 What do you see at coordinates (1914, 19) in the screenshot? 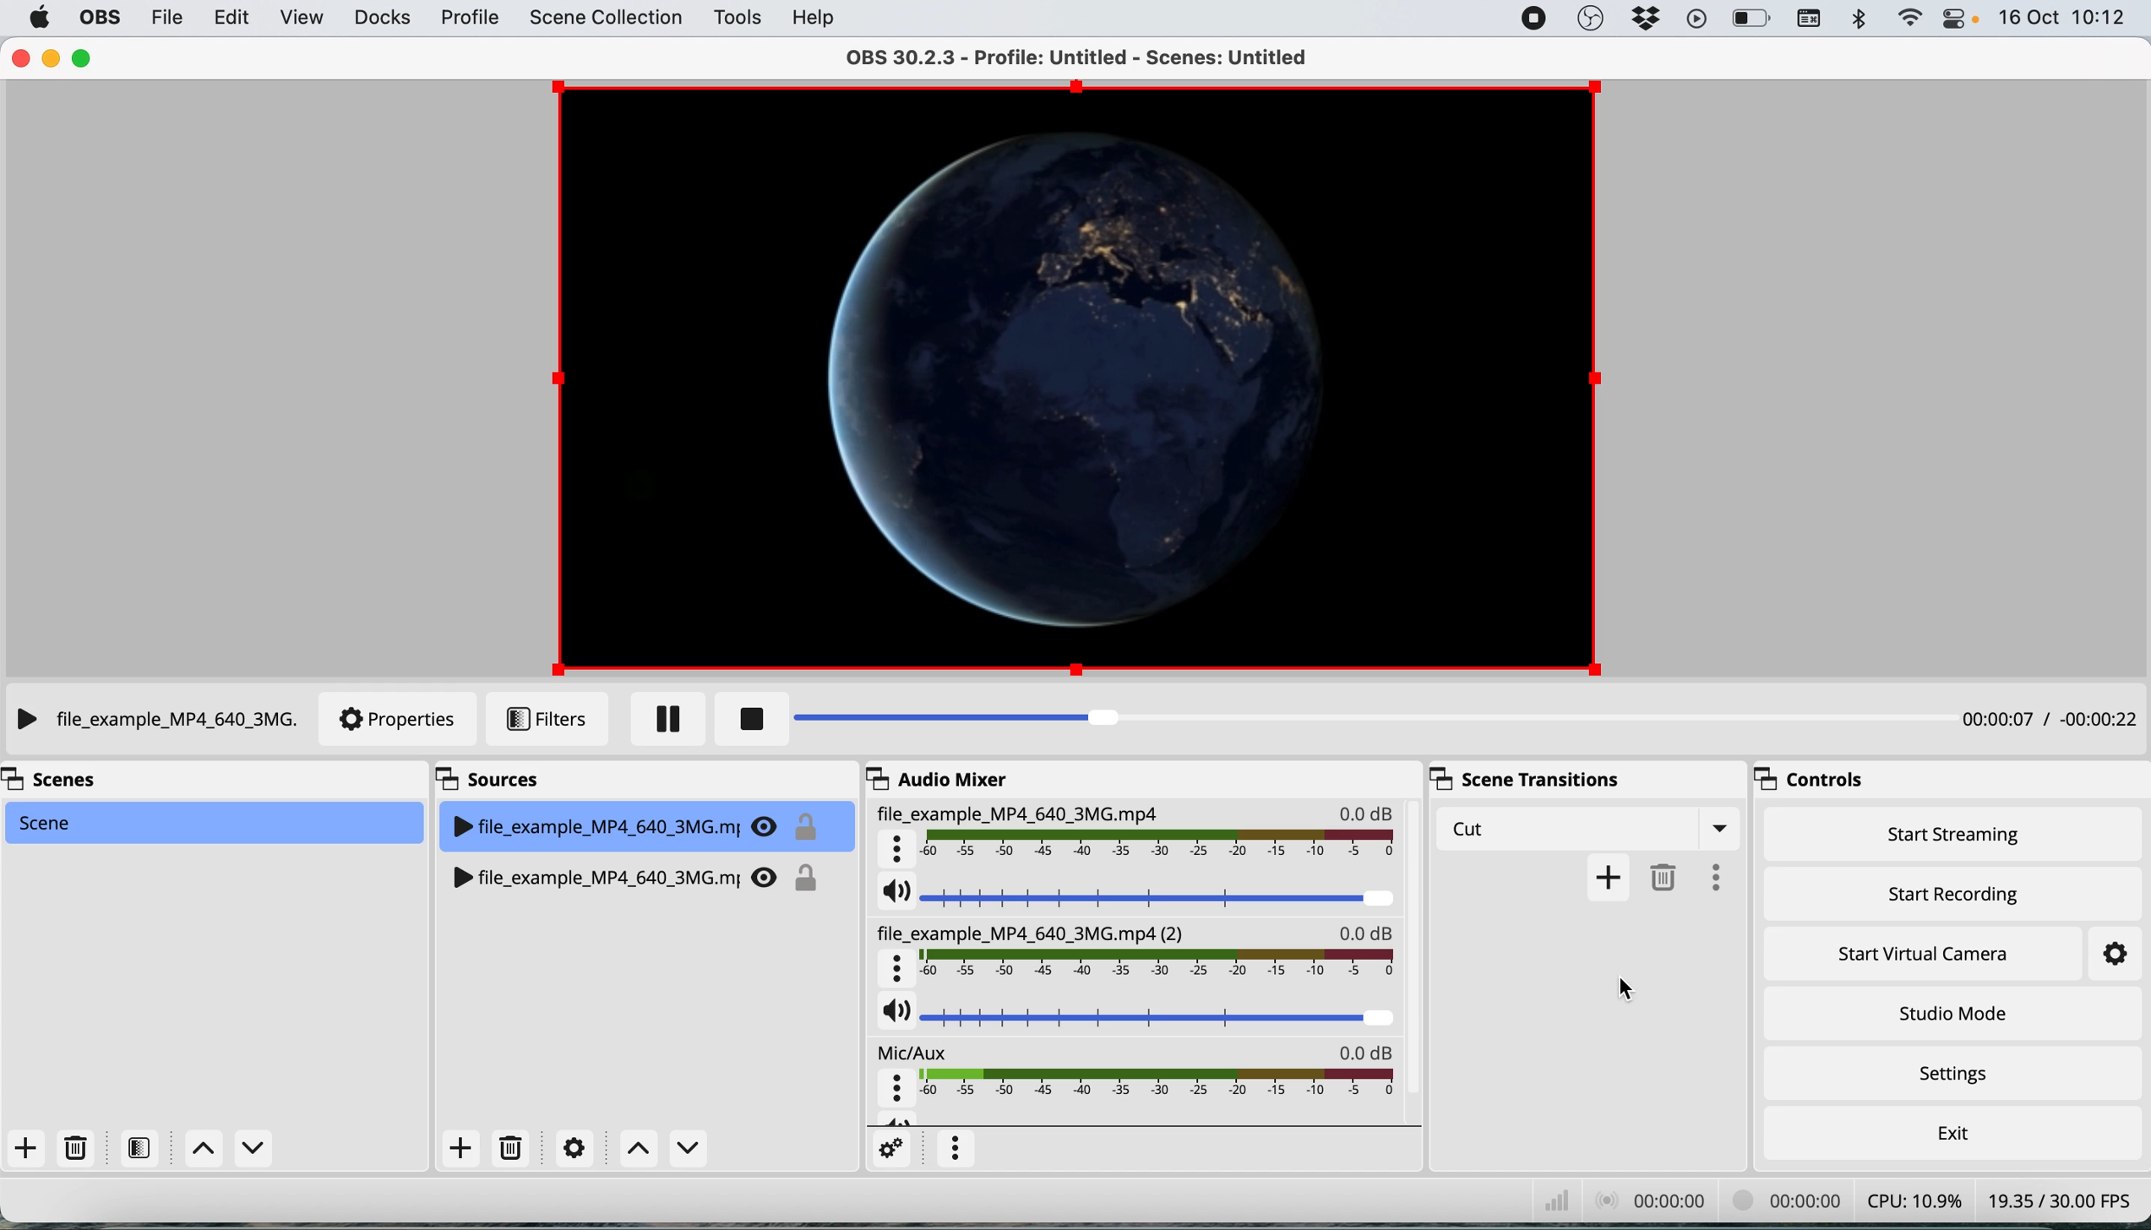
I see `wifi` at bounding box center [1914, 19].